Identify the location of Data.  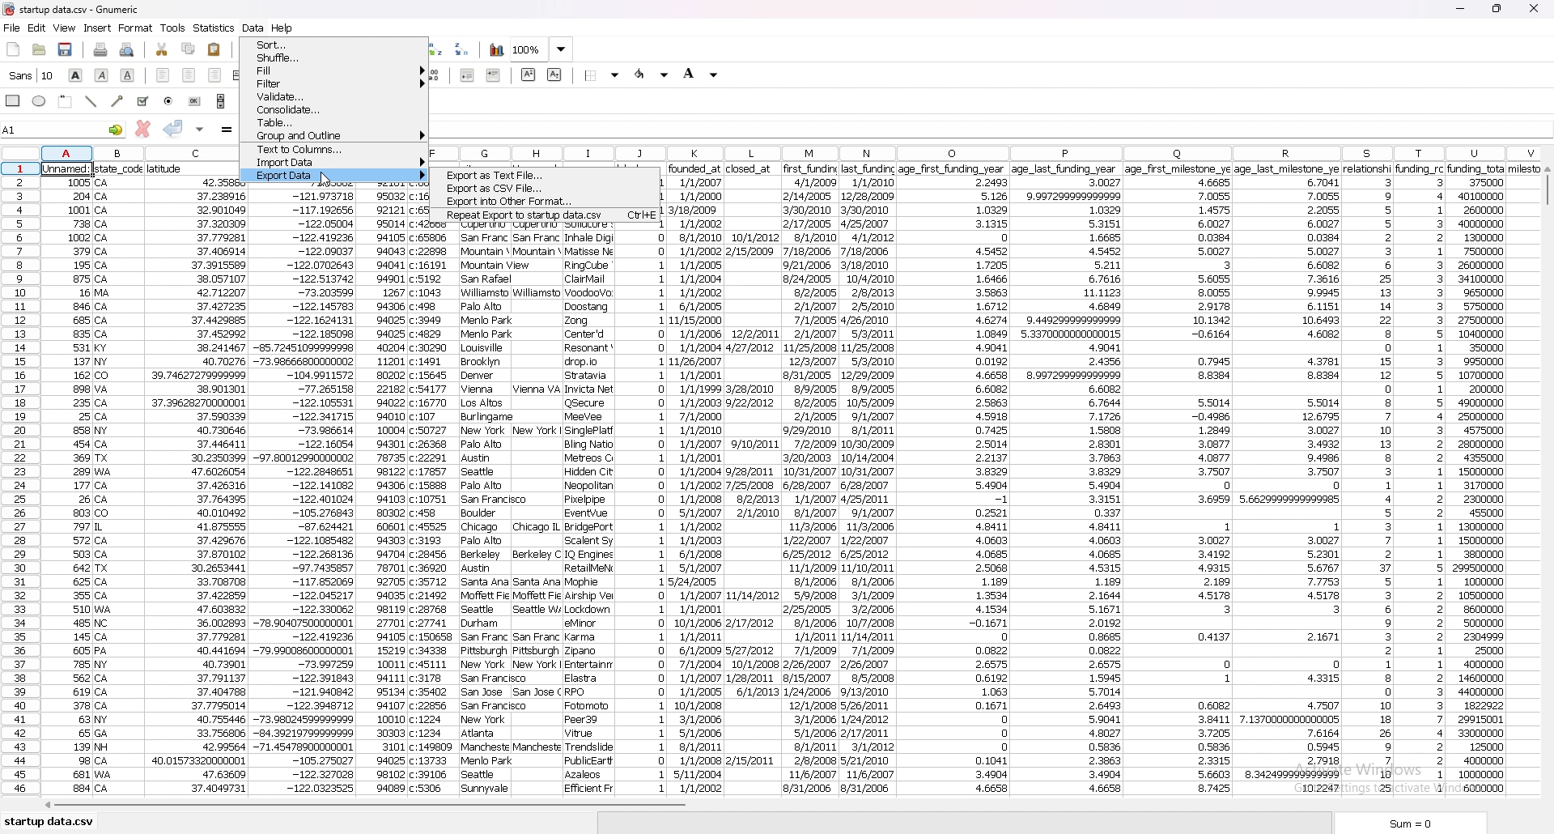
(252, 26).